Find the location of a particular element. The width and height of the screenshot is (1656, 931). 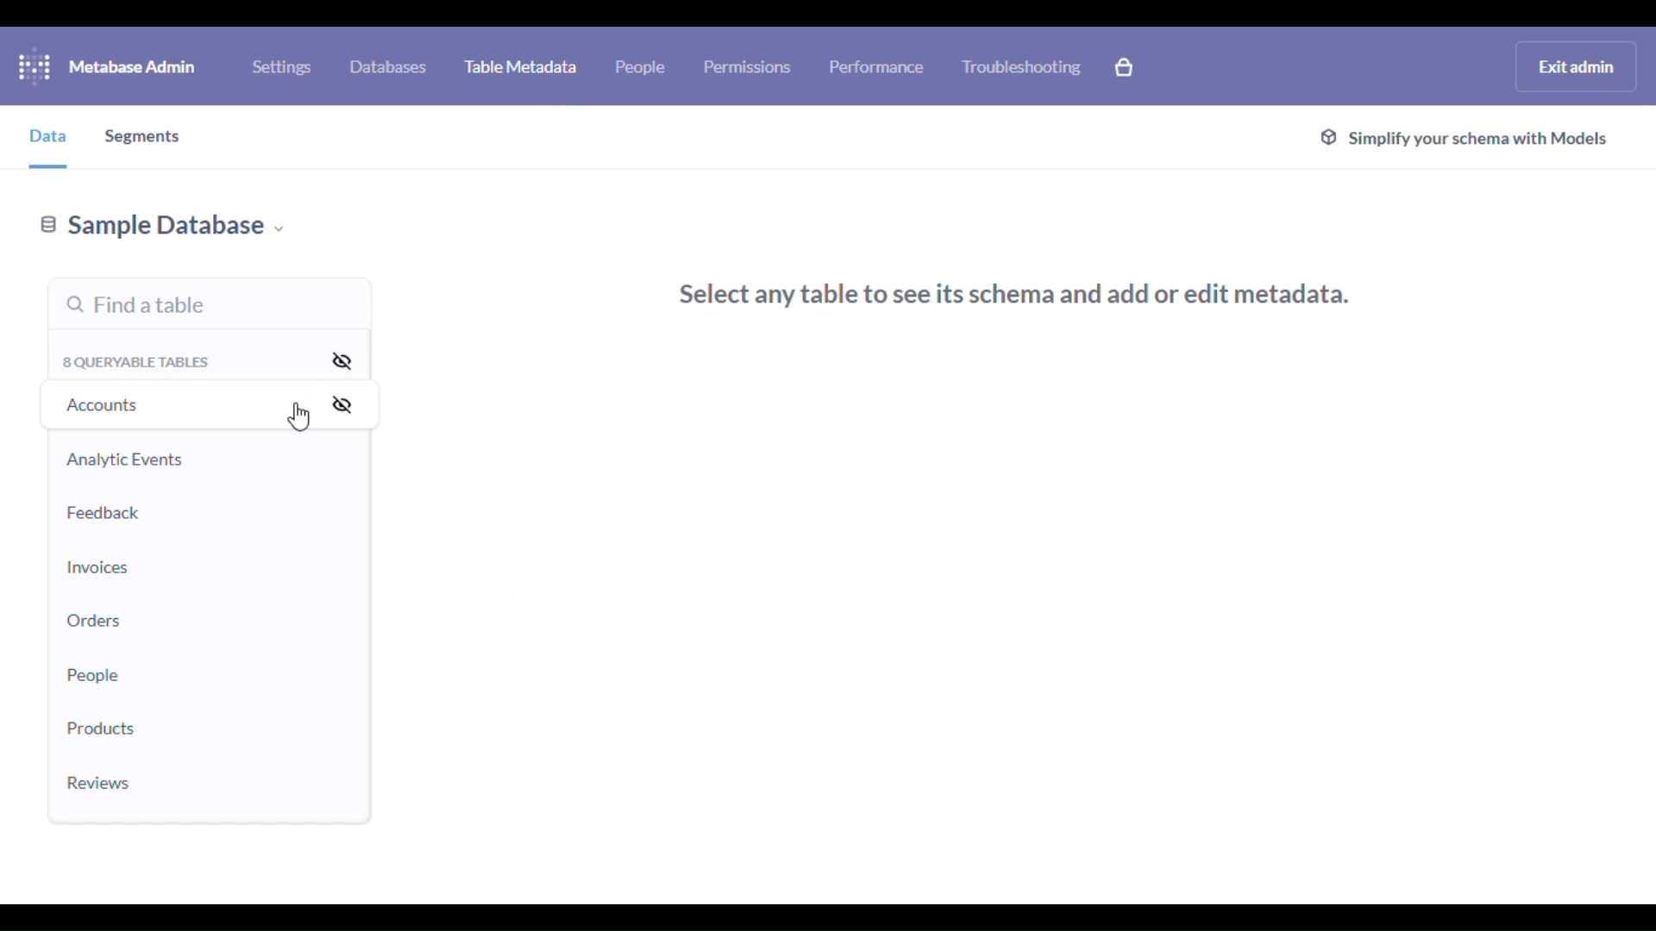

analytic events is located at coordinates (125, 459).